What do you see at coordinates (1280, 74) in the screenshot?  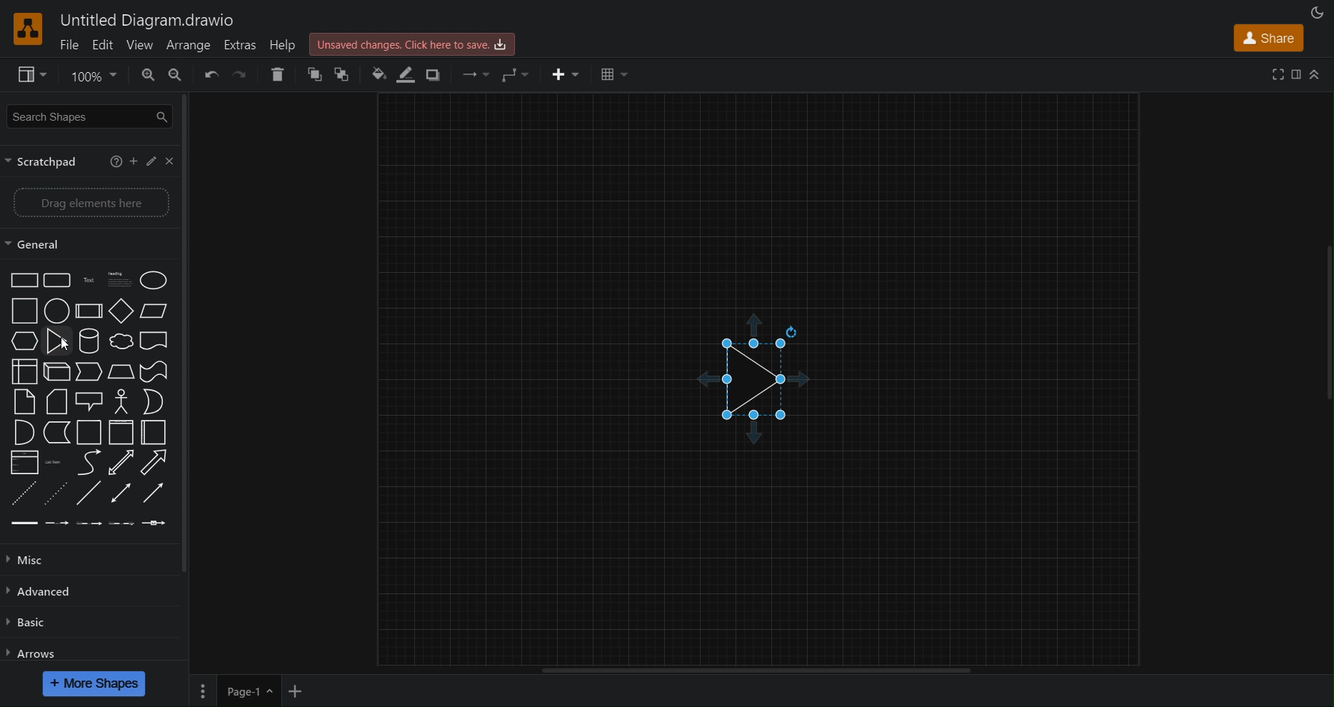 I see `Fullscreen` at bounding box center [1280, 74].